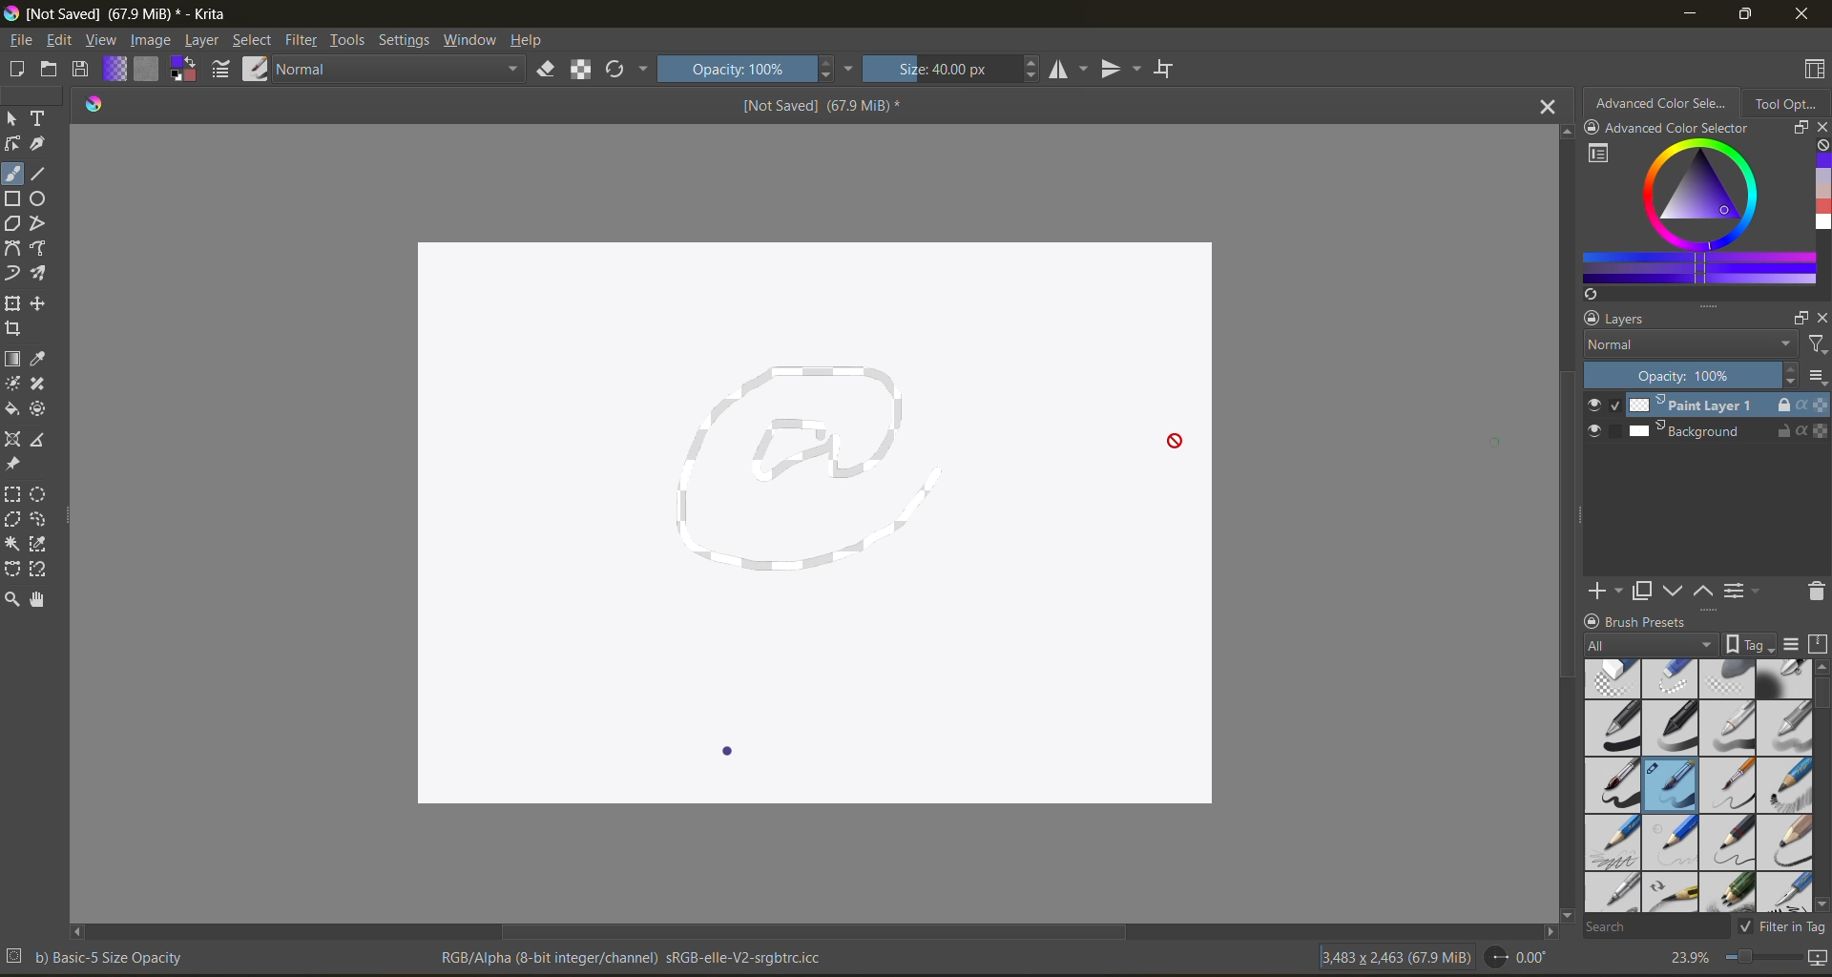  Describe the element at coordinates (1799, 14) in the screenshot. I see `close` at that location.